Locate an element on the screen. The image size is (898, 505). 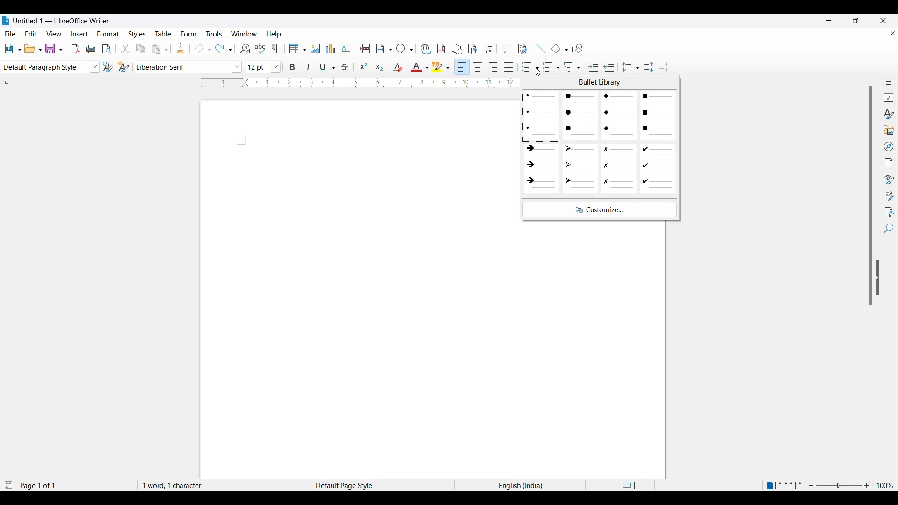
Arrow unordered bullets is located at coordinates (542, 166).